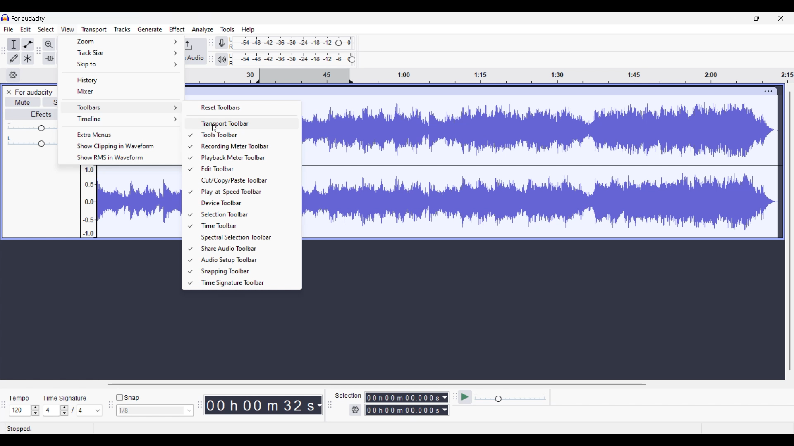  What do you see at coordinates (49, 45) in the screenshot?
I see `Zoom in` at bounding box center [49, 45].